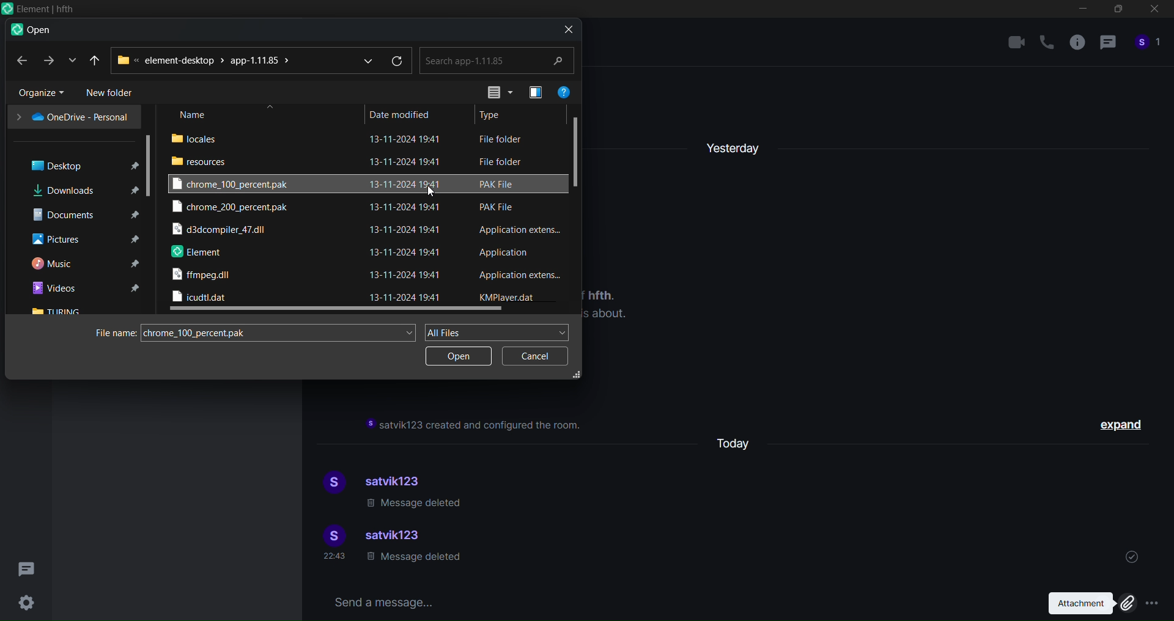  Describe the element at coordinates (28, 565) in the screenshot. I see `threads` at that location.